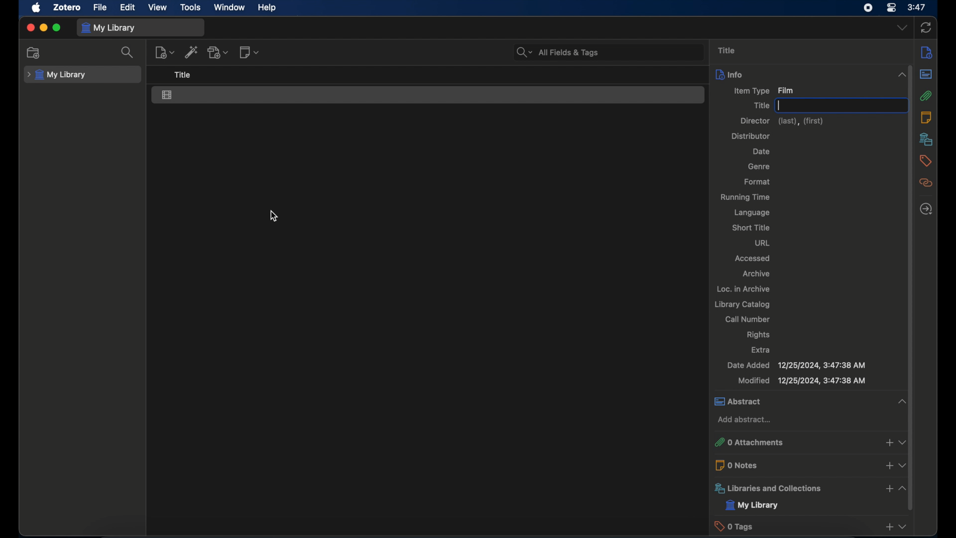 The height and width of the screenshot is (538, 956). Describe the element at coordinates (756, 273) in the screenshot. I see `archive` at that location.